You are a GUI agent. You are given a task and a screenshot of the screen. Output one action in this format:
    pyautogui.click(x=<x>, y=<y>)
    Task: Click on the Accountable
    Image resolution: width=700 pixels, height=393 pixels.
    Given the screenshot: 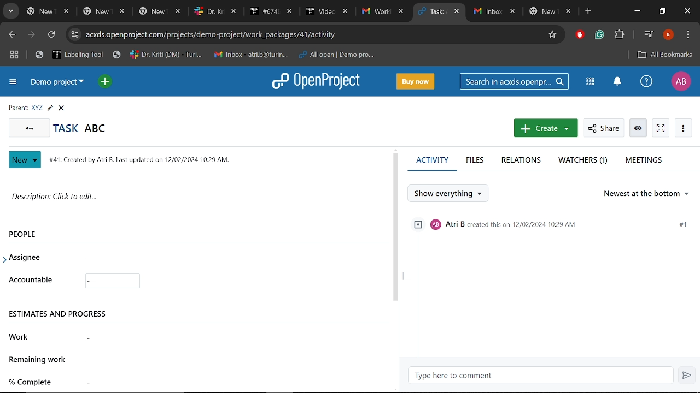 What is the action you would take?
    pyautogui.click(x=176, y=281)
    